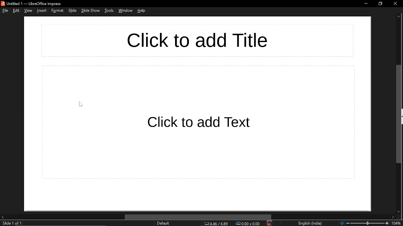 Image resolution: width=403 pixels, height=226 pixels. I want to click on view, so click(29, 10).